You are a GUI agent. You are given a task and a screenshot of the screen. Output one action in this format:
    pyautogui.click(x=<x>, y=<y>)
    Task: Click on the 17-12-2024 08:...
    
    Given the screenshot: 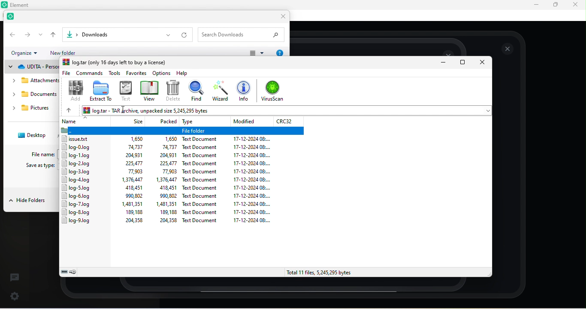 What is the action you would take?
    pyautogui.click(x=254, y=155)
    